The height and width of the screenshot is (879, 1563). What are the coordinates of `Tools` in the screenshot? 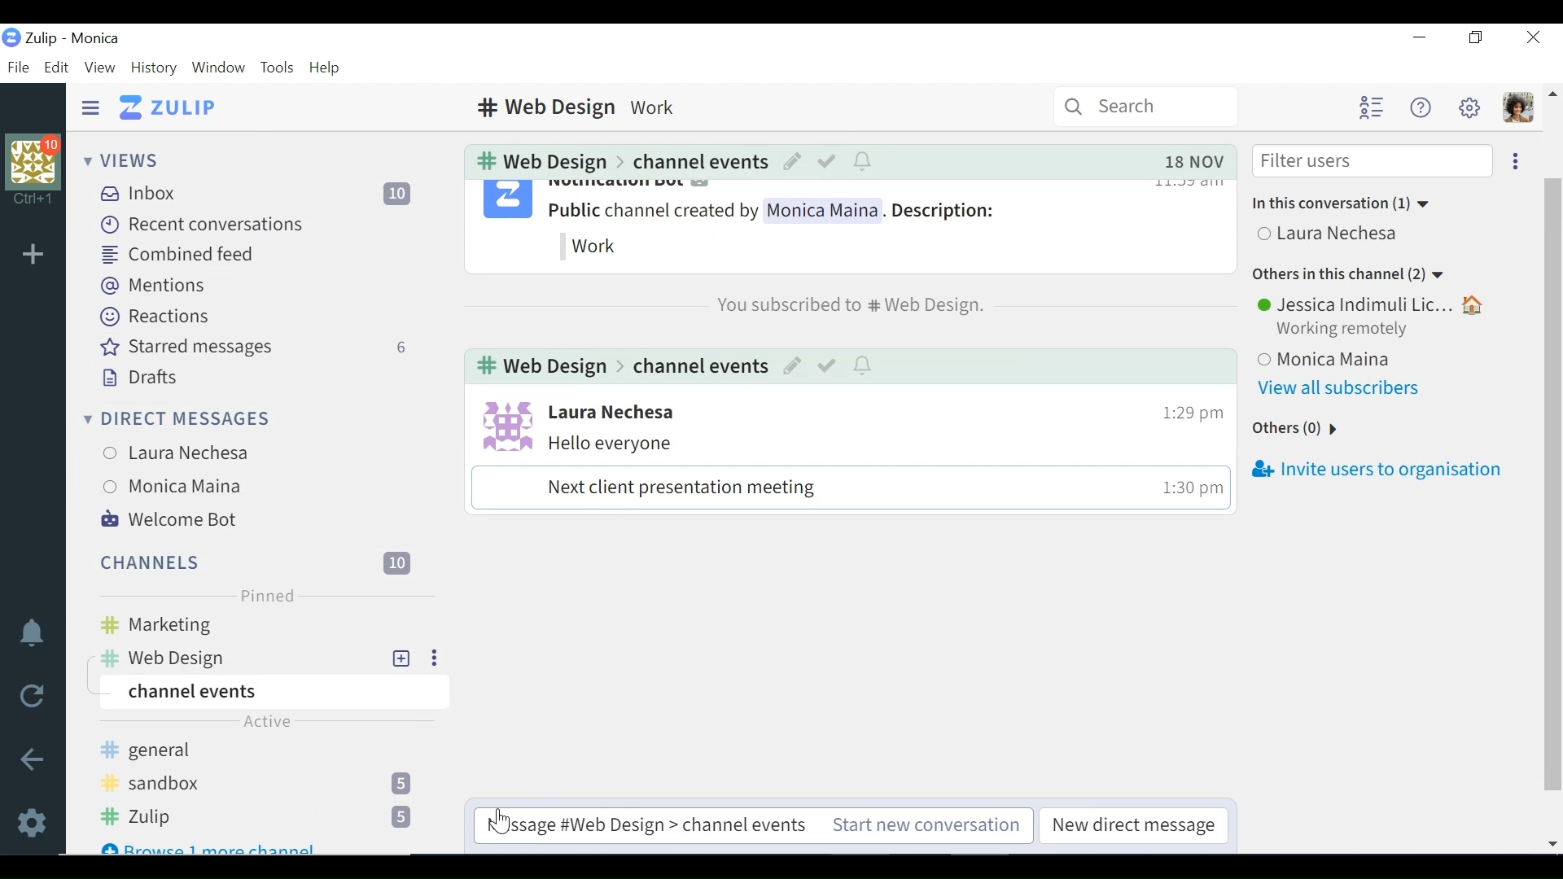 It's located at (276, 68).